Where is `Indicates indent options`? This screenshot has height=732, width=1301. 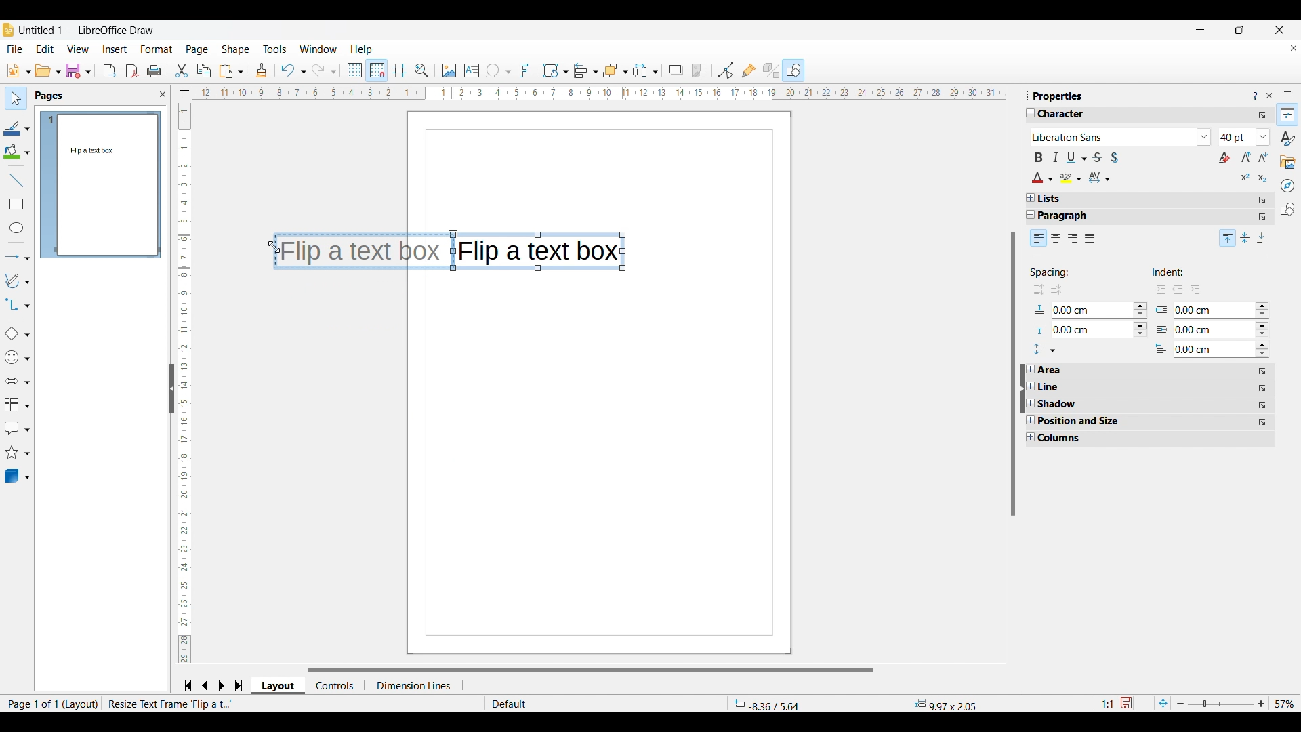
Indicates indent options is located at coordinates (1177, 273).